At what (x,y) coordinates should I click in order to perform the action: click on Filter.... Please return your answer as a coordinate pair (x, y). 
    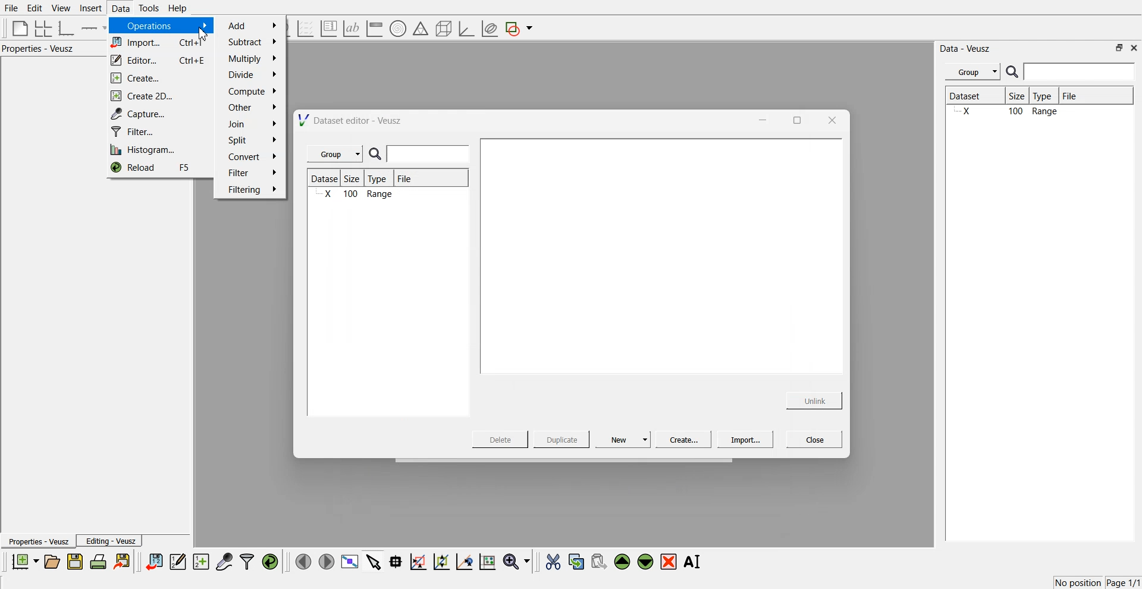
    Looking at the image, I should click on (157, 132).